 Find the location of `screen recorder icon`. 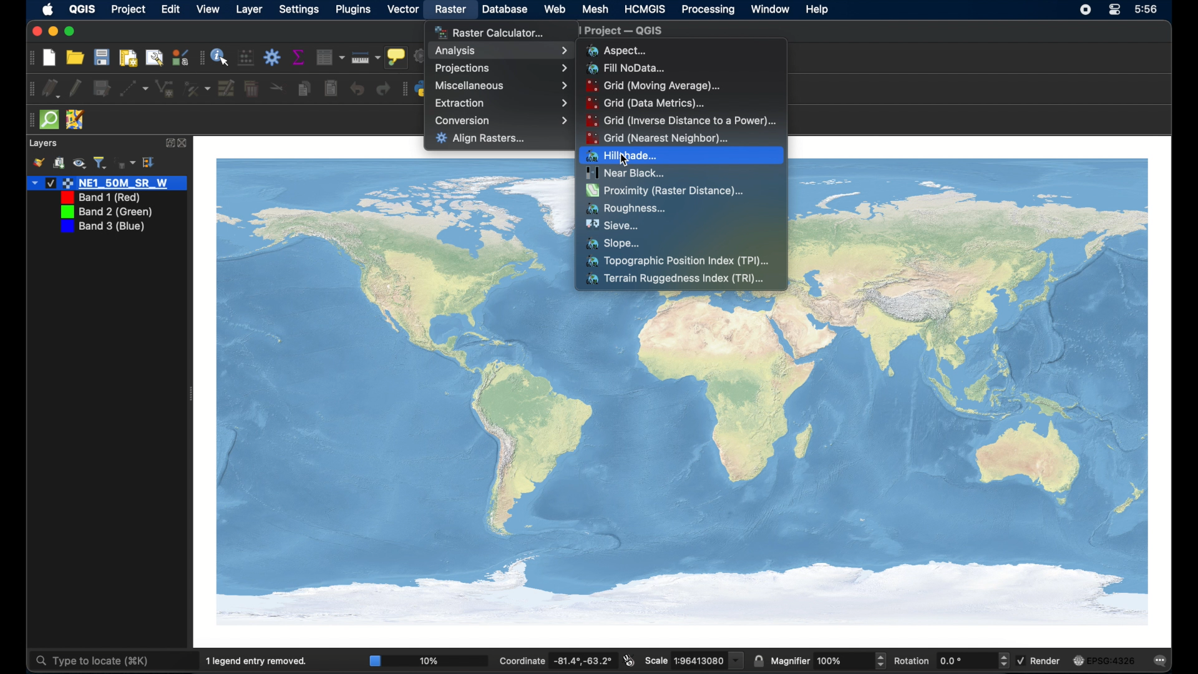

screen recorder icon is located at coordinates (1085, 11).